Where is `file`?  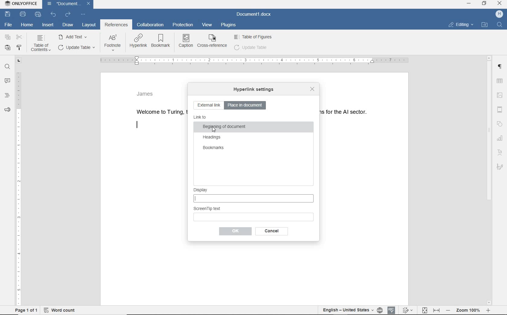
file is located at coordinates (8, 25).